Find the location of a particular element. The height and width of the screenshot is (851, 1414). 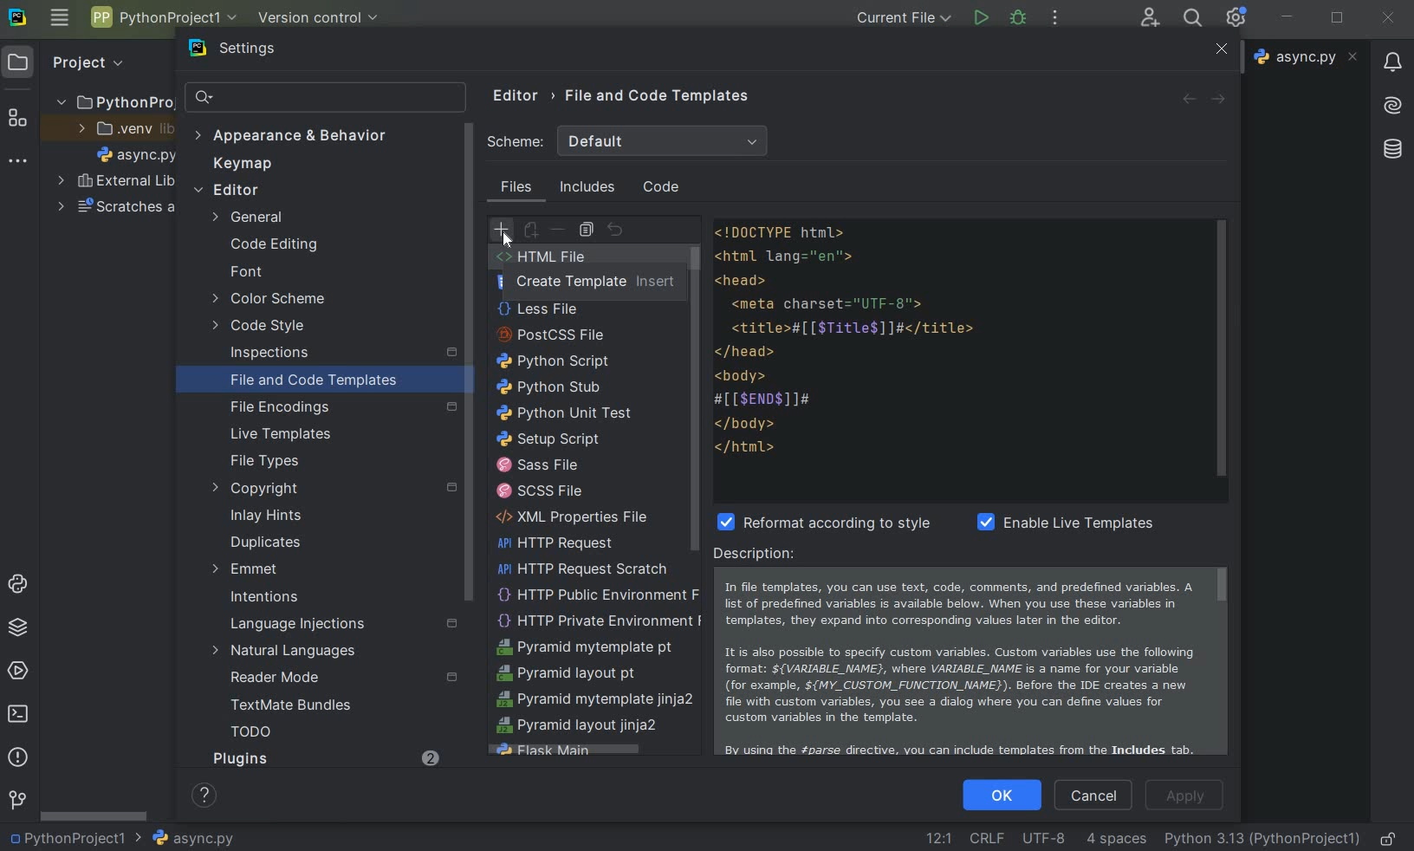

line separator is located at coordinates (989, 837).